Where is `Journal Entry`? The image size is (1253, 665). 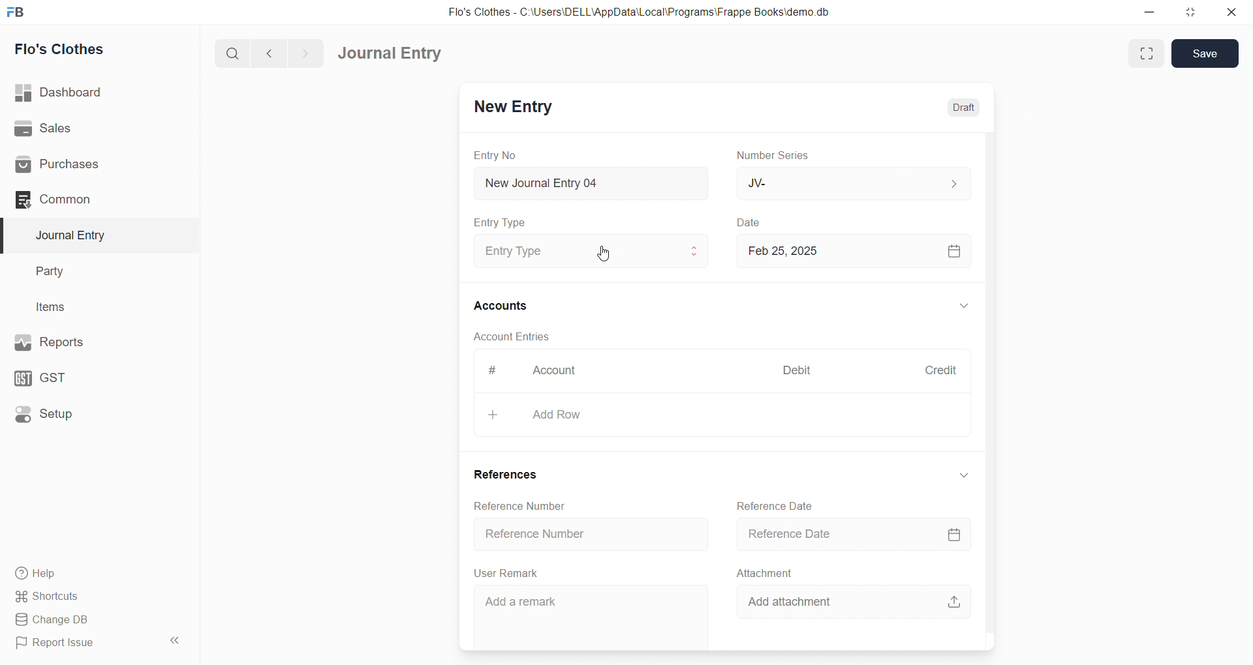 Journal Entry is located at coordinates (93, 235).